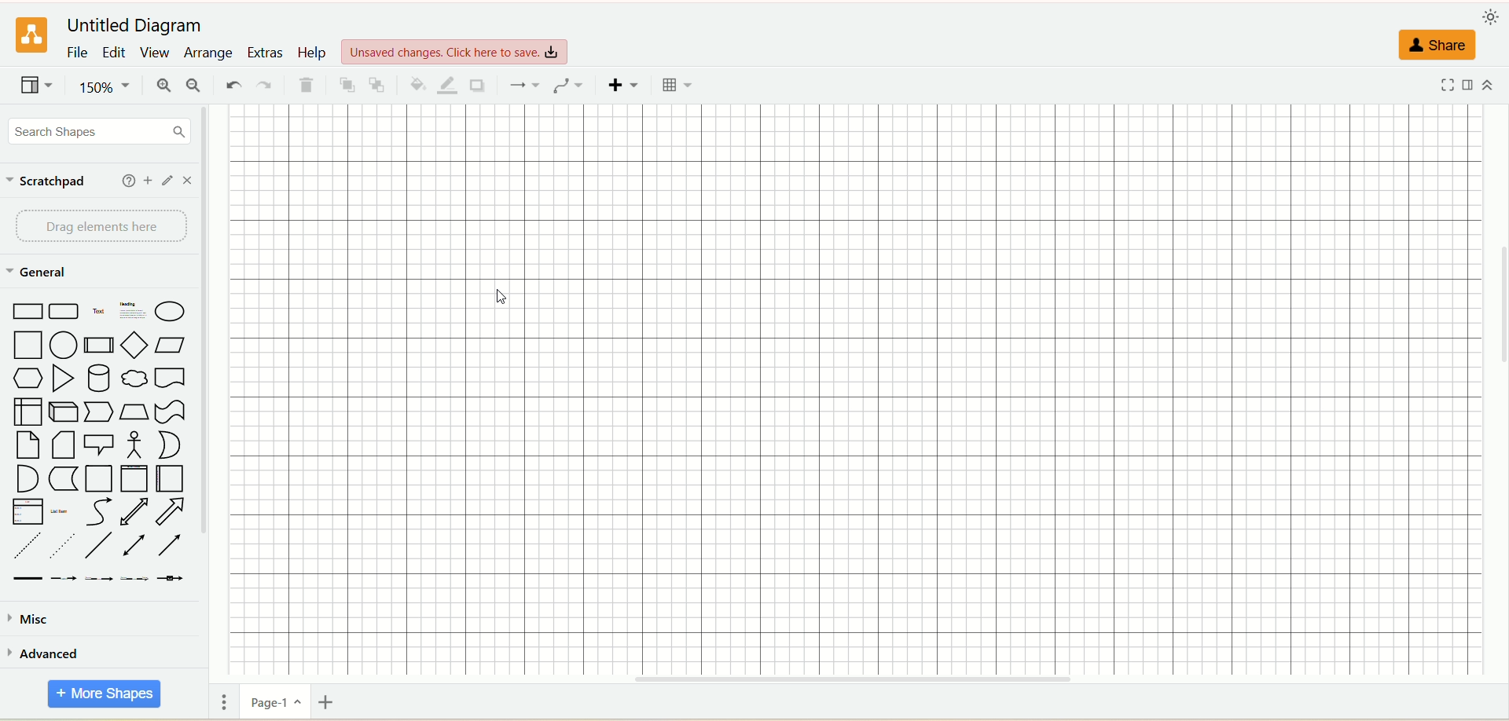  What do you see at coordinates (27, 313) in the screenshot?
I see `rectangle` at bounding box center [27, 313].